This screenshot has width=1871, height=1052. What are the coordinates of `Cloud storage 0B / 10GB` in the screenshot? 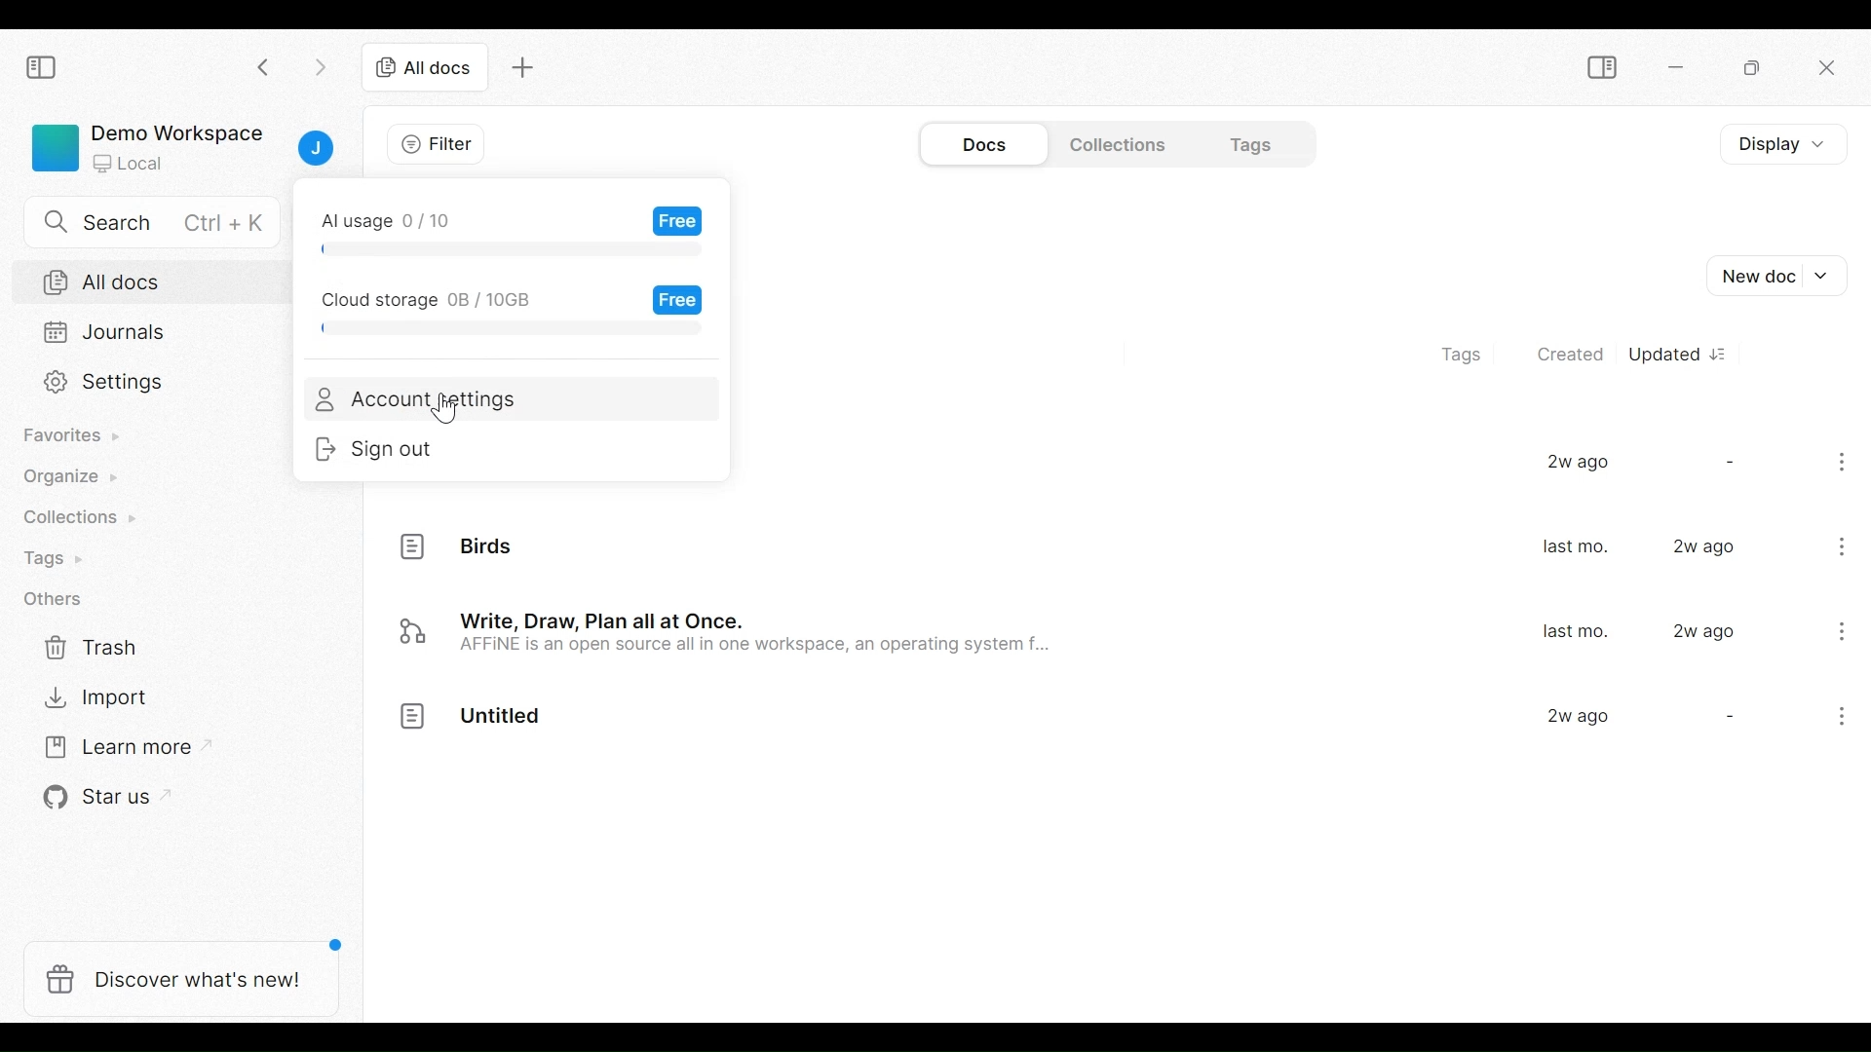 It's located at (424, 296).